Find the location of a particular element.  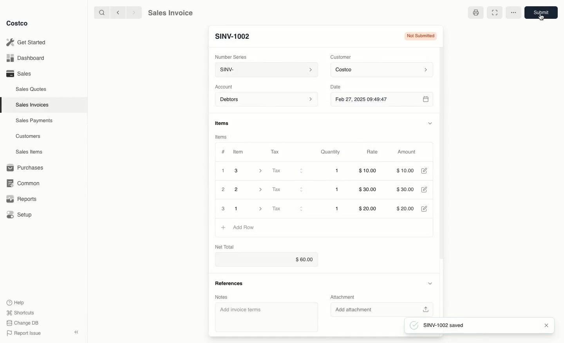

References is located at coordinates (231, 285).